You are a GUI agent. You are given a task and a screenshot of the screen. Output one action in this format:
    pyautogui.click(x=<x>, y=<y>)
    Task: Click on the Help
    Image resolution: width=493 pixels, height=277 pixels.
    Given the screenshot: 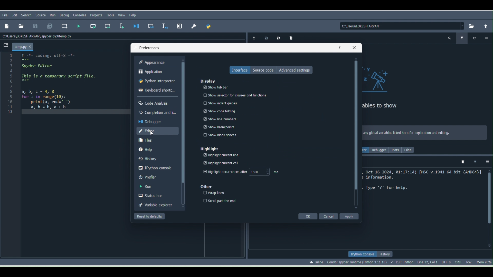 What is the action you would take?
    pyautogui.click(x=339, y=47)
    